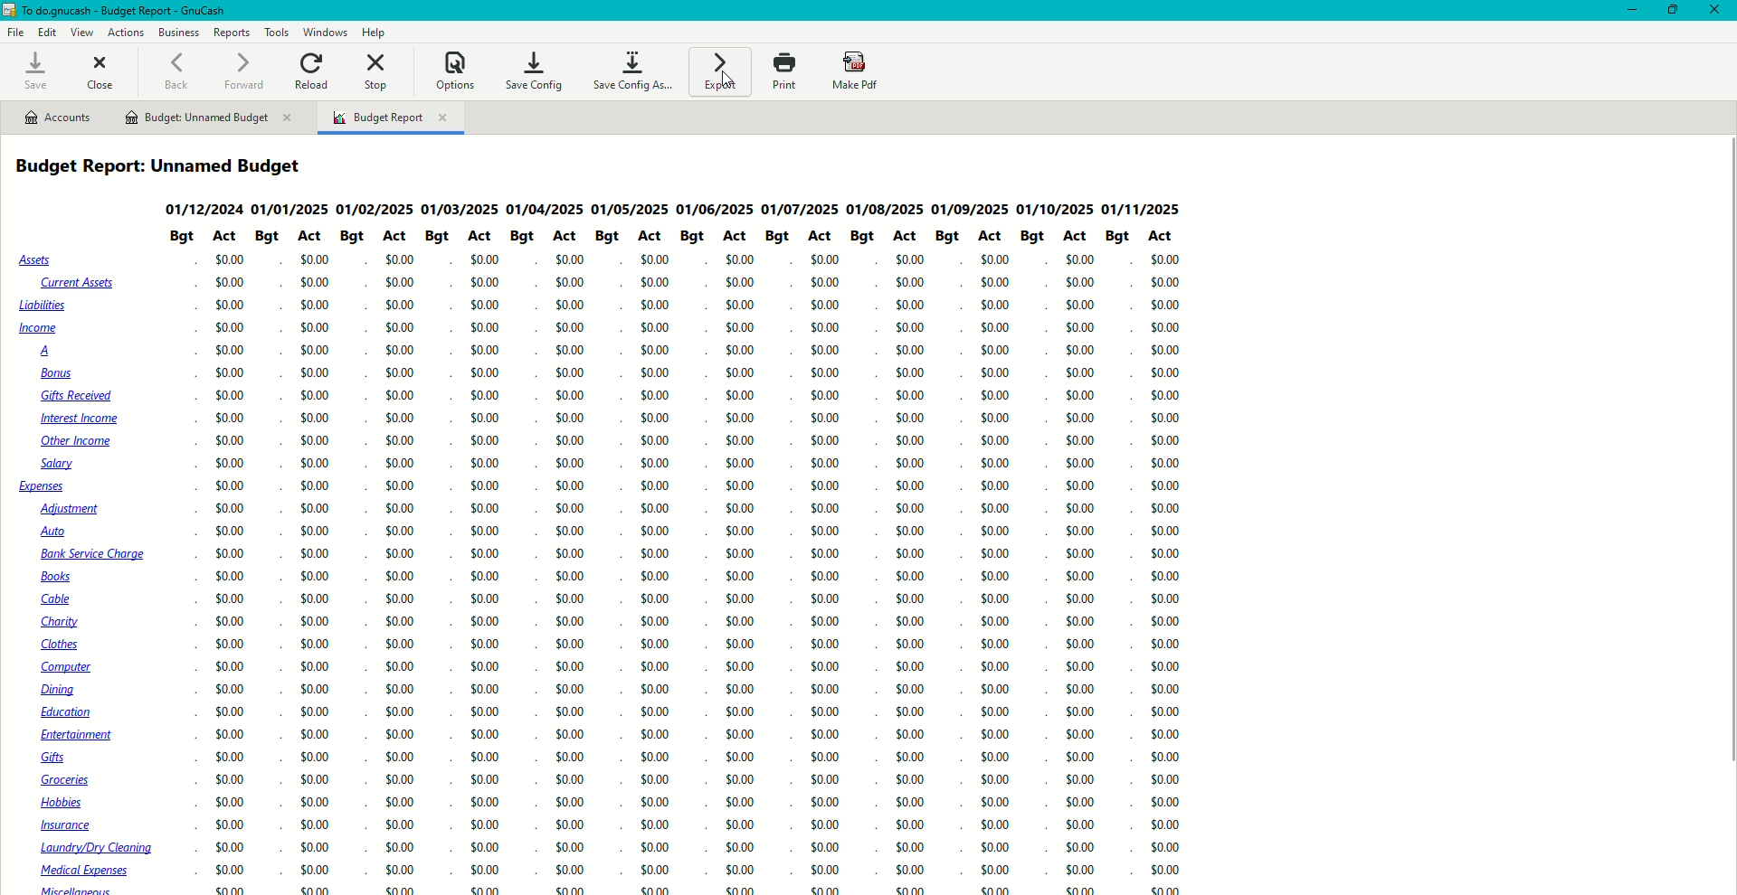 Image resolution: width=1737 pixels, height=895 pixels. I want to click on 0.00, so click(235, 576).